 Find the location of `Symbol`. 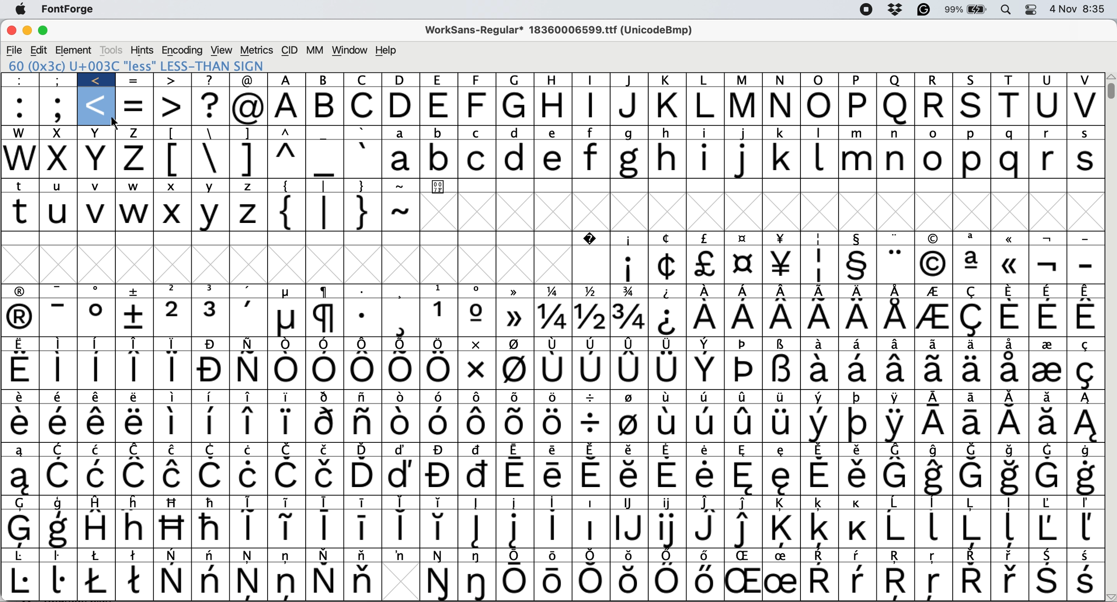

Symbol is located at coordinates (668, 291).